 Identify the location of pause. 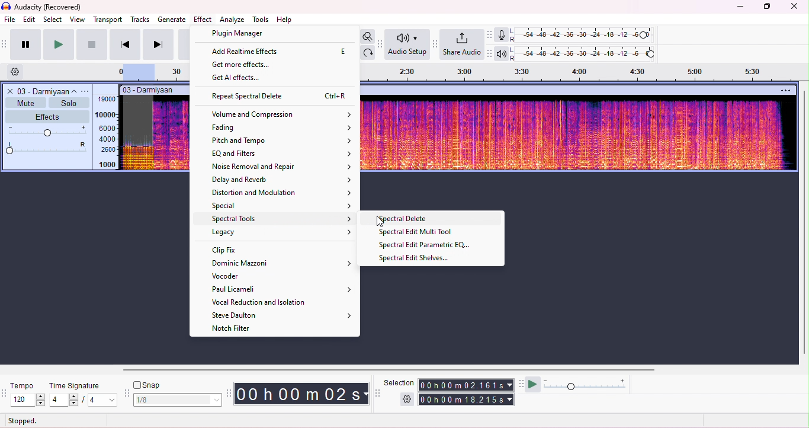
(27, 44).